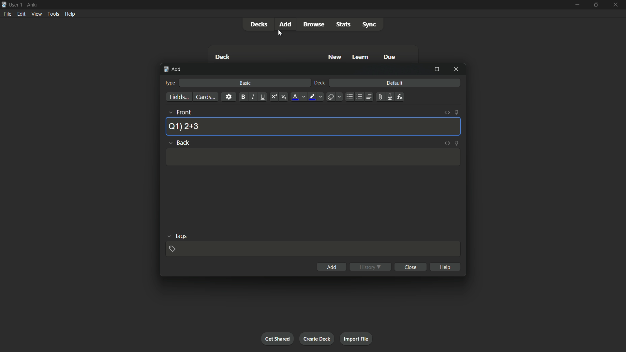  What do you see at coordinates (252, 97) in the screenshot?
I see `italic` at bounding box center [252, 97].